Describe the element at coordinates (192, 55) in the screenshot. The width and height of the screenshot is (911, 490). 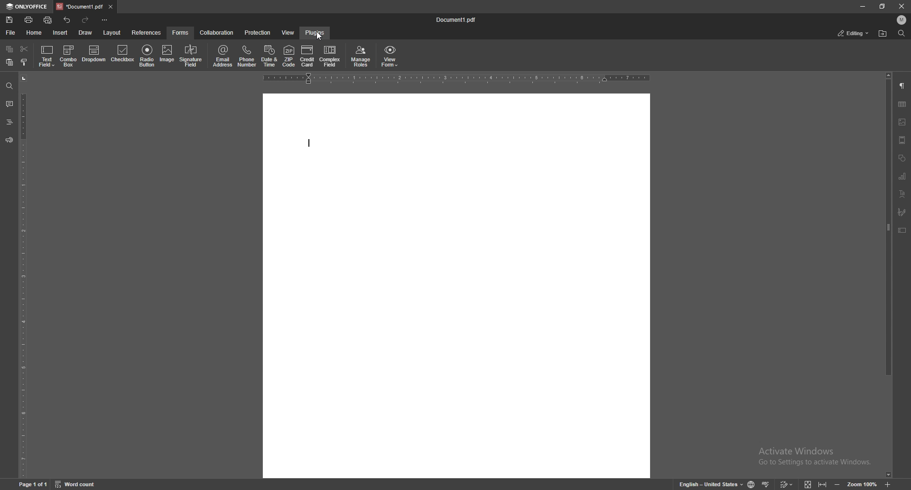
I see `signature field` at that location.